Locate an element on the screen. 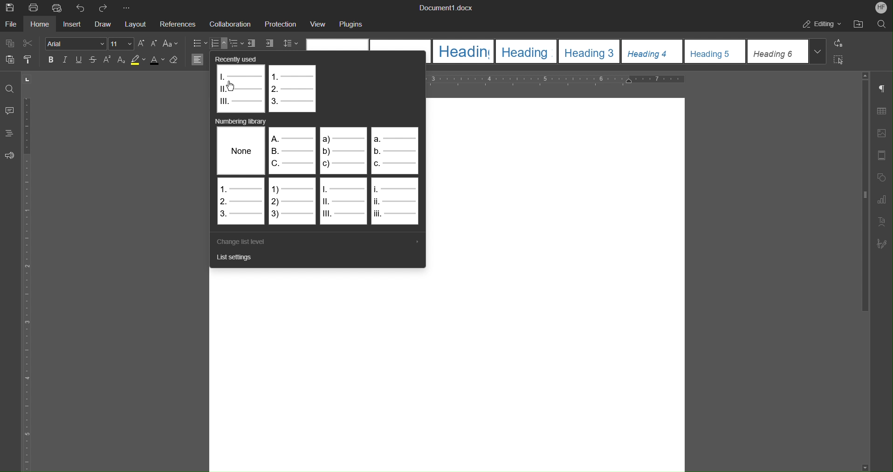 This screenshot has height=472, width=893. Home is located at coordinates (38, 24).